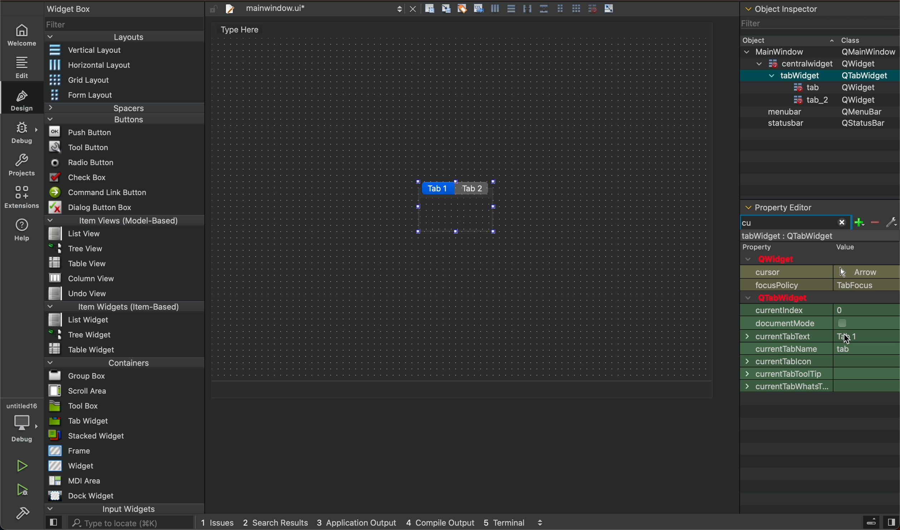  What do you see at coordinates (79, 162) in the screenshot?
I see ` Radio Button` at bounding box center [79, 162].